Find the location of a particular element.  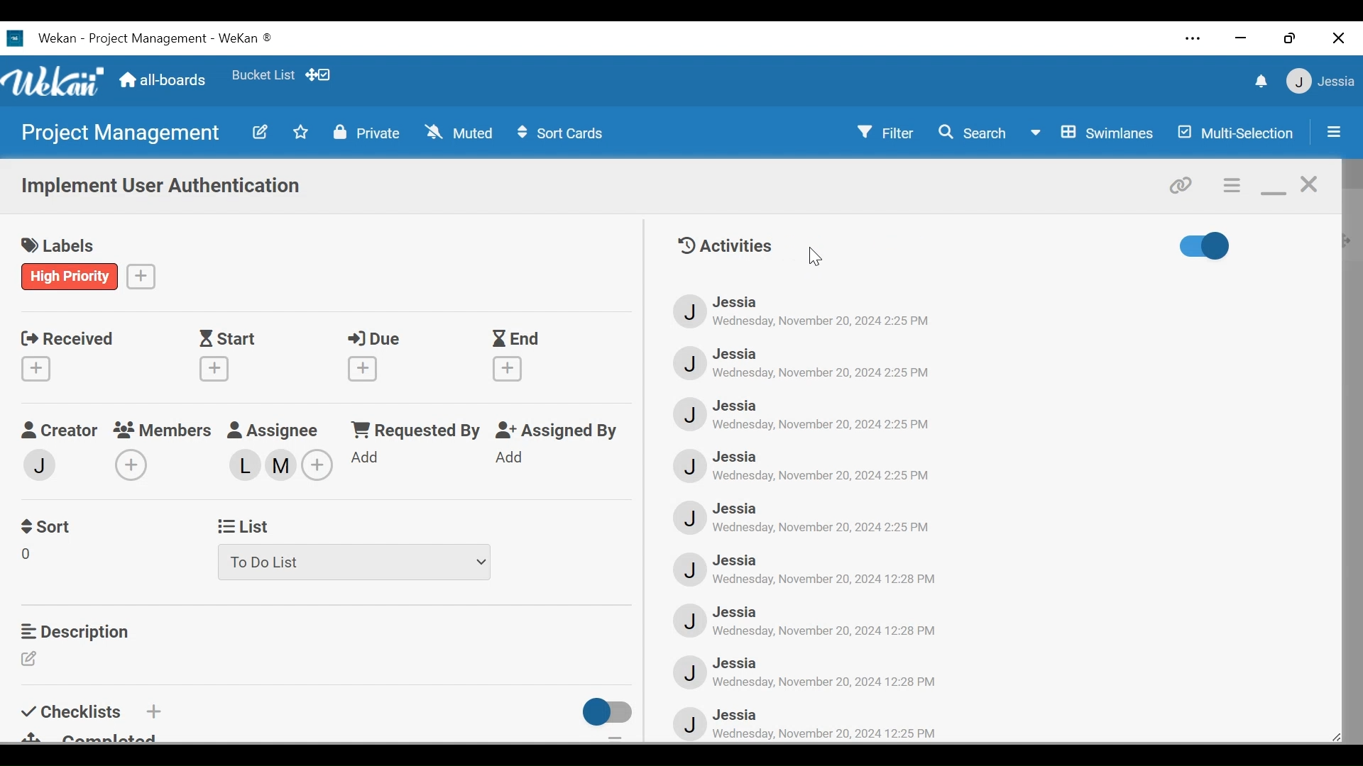

Create a label is located at coordinates (140, 277).